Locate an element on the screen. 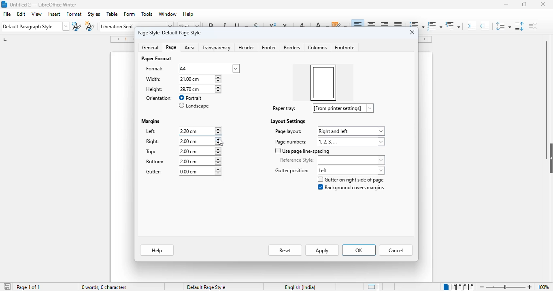 Image resolution: width=553 pixels, height=291 pixels. height: 29.70 cm is located at coordinates (155, 89).